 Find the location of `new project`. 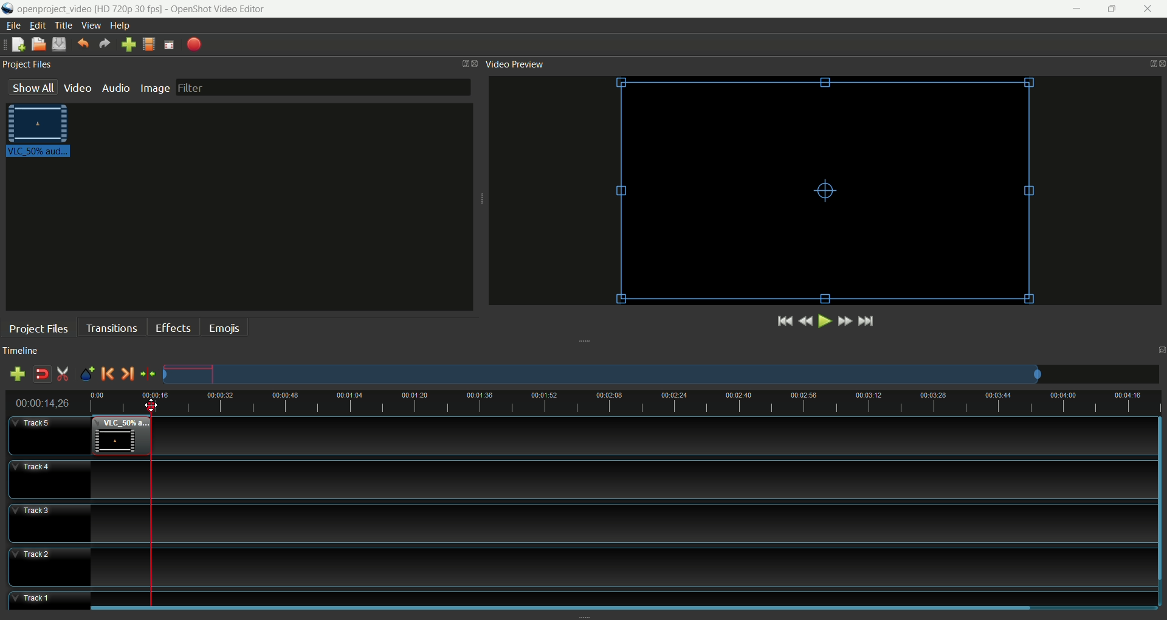

new project is located at coordinates (18, 44).